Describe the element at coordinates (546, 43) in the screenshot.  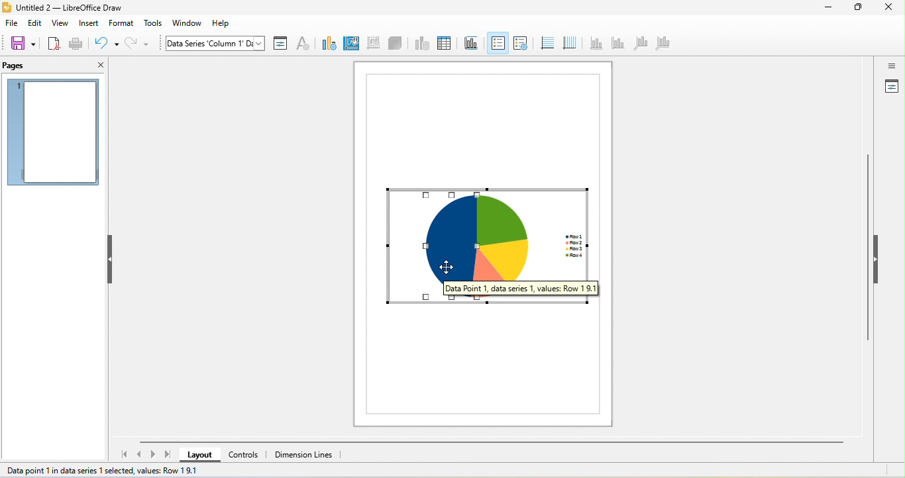
I see `horizontal grid` at that location.